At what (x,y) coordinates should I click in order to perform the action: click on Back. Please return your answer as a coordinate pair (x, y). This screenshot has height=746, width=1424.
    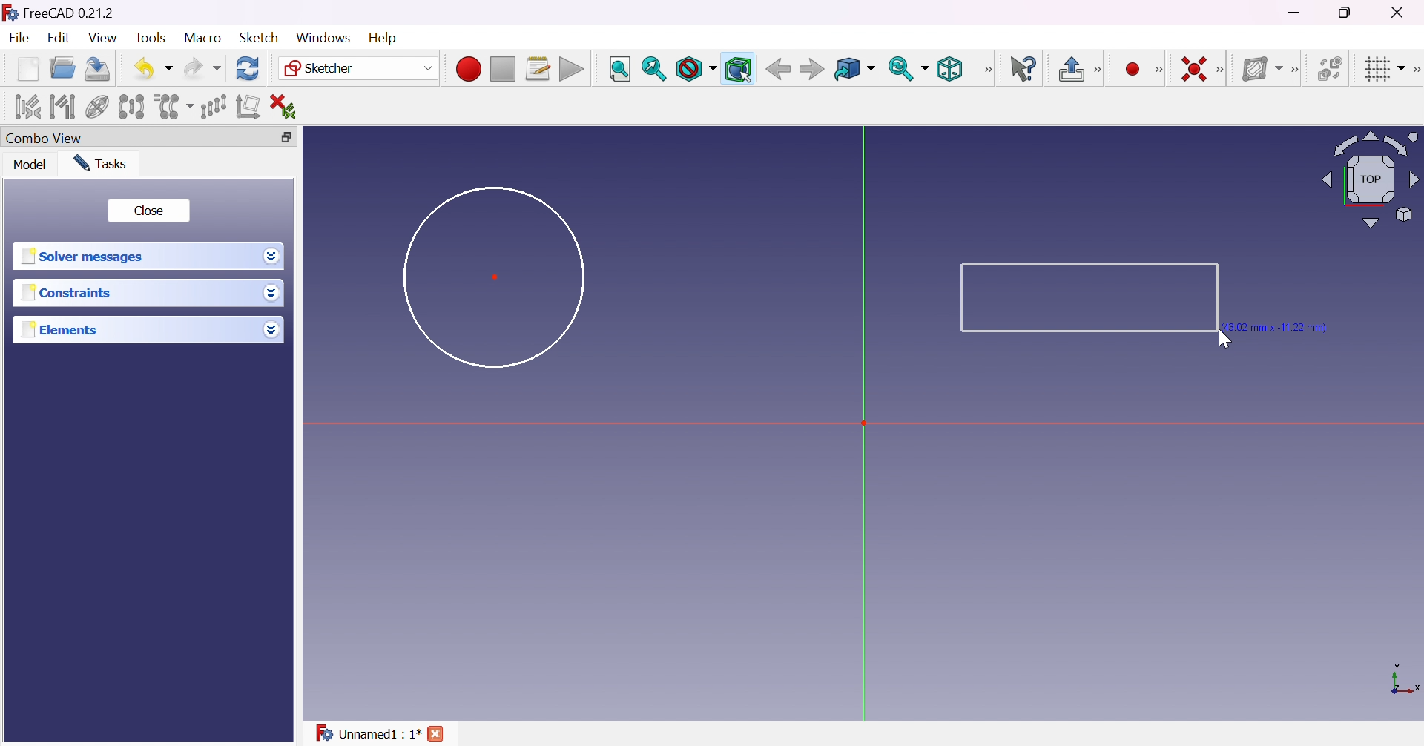
    Looking at the image, I should click on (778, 68).